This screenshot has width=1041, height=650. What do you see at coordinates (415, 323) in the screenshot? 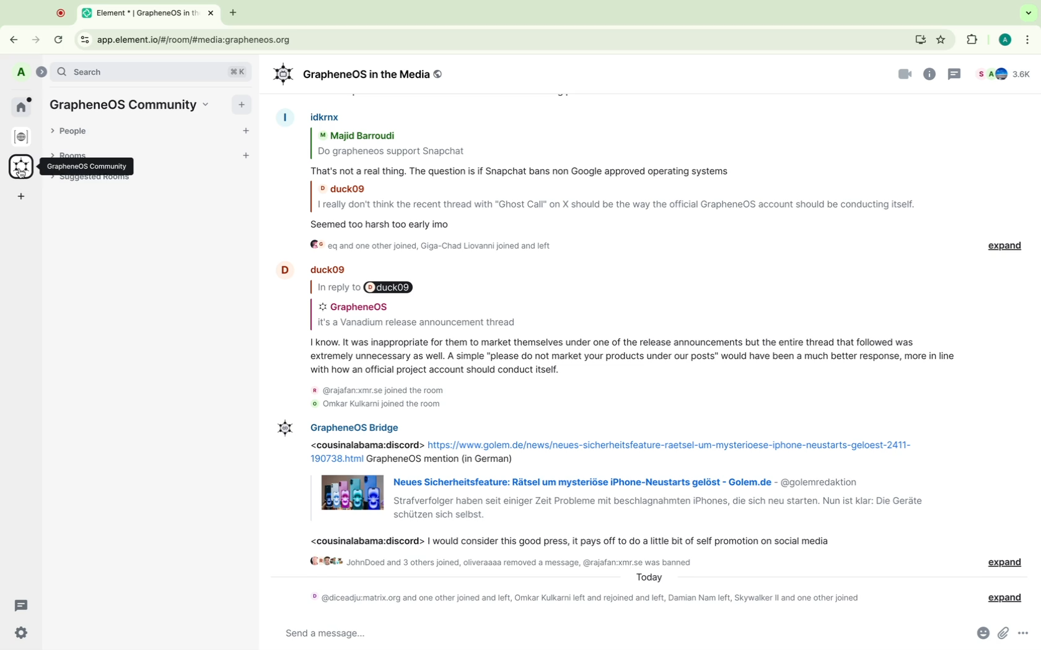
I see `message It's a vanadium release announcement thread` at bounding box center [415, 323].